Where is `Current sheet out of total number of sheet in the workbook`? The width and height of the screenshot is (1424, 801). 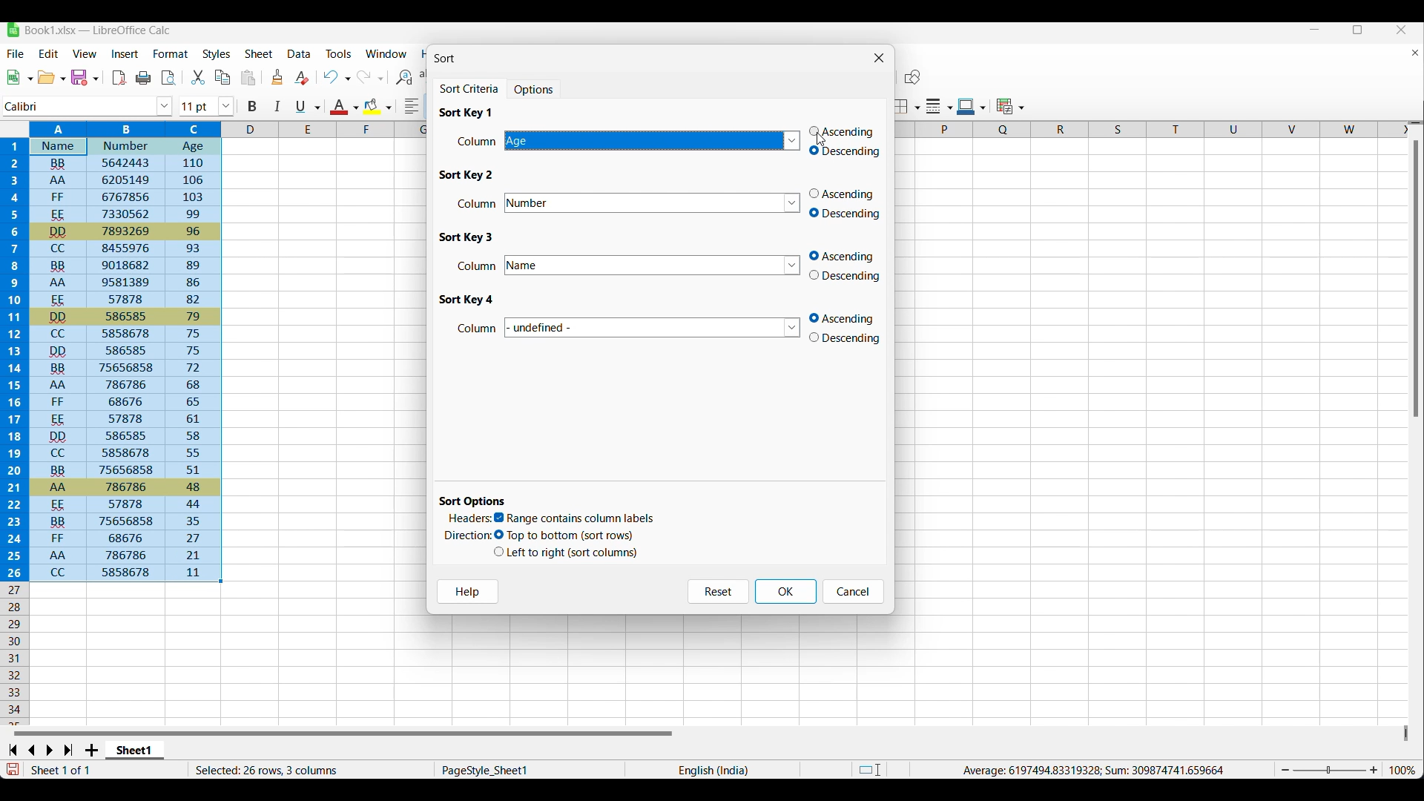 Current sheet out of total number of sheet in the workbook is located at coordinates (90, 770).